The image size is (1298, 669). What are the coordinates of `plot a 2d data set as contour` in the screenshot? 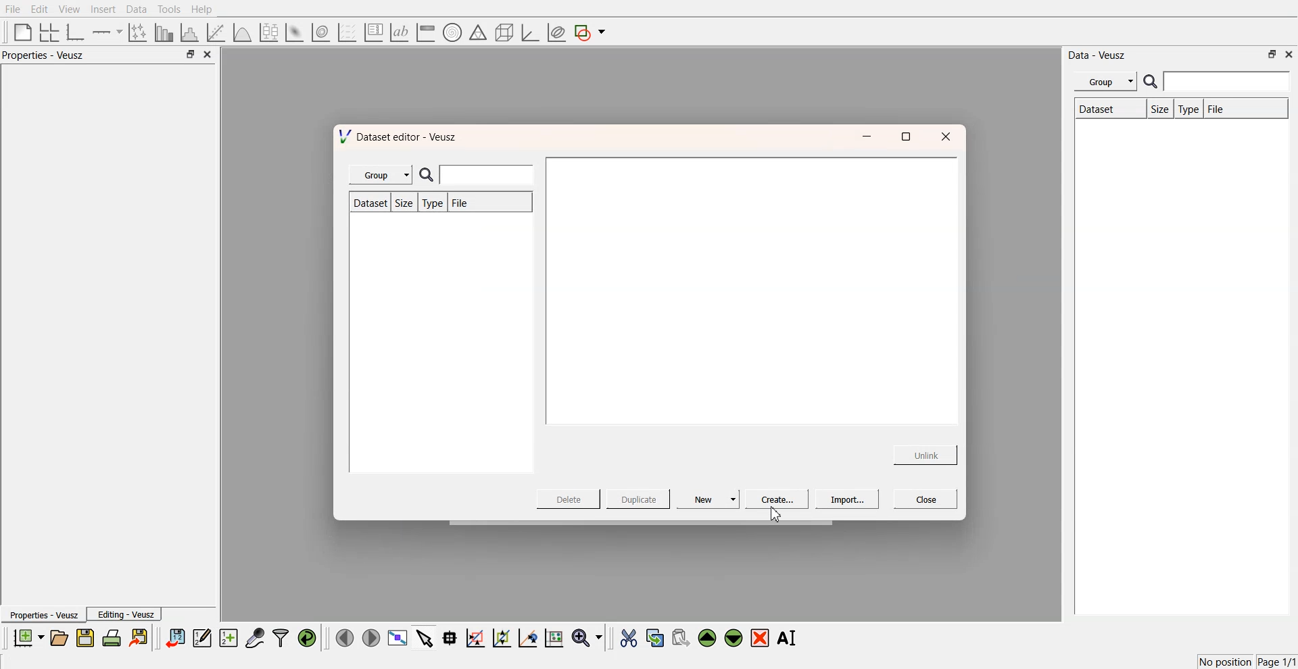 It's located at (320, 33).